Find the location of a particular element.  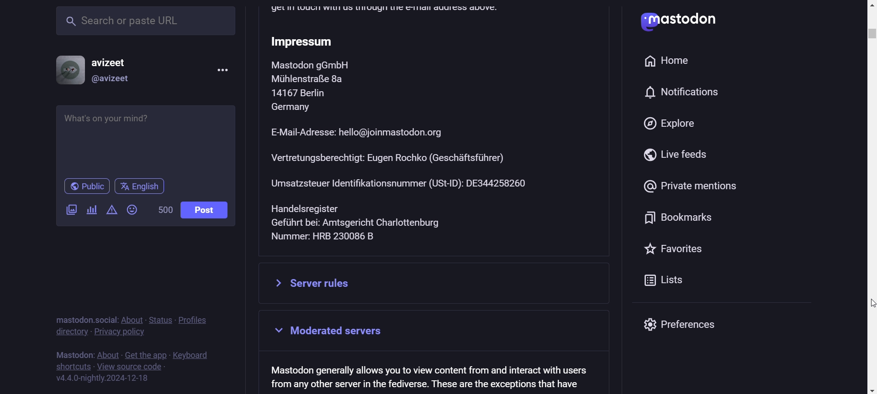

word limit is located at coordinates (164, 211).